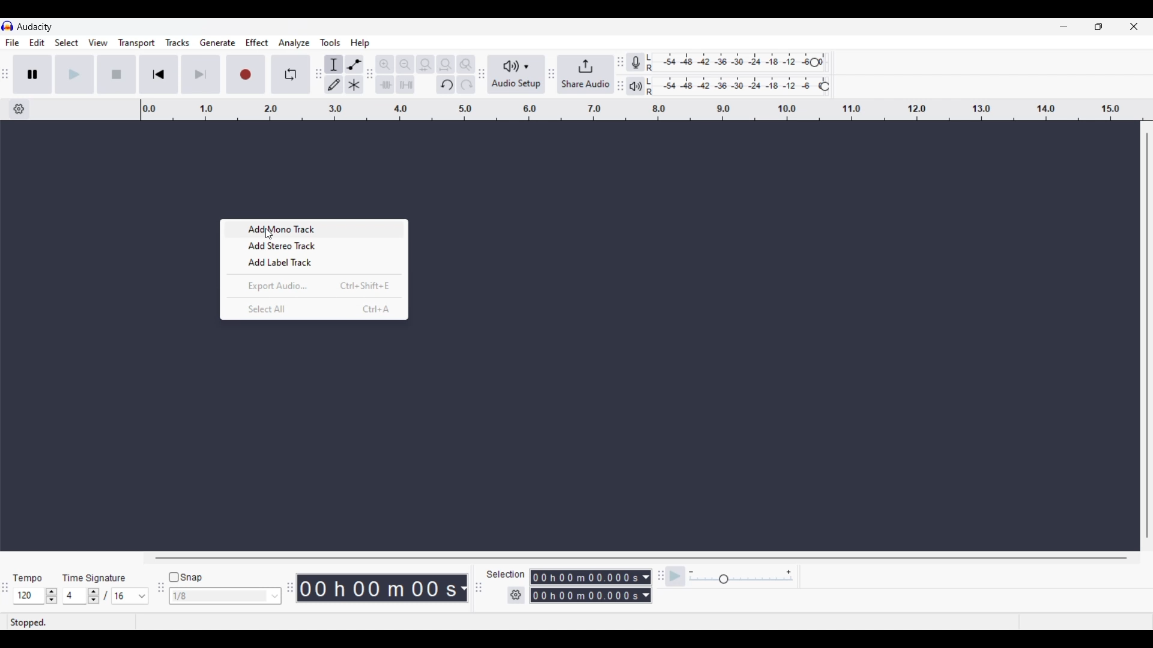  What do you see at coordinates (19, 109) in the screenshot?
I see `Timeline options` at bounding box center [19, 109].